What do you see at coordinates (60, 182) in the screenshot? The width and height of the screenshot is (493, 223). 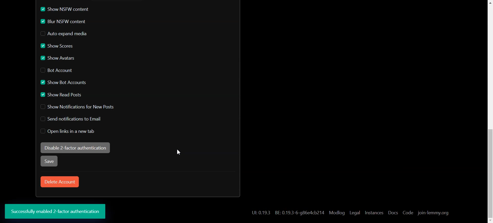 I see `Delete Account` at bounding box center [60, 182].